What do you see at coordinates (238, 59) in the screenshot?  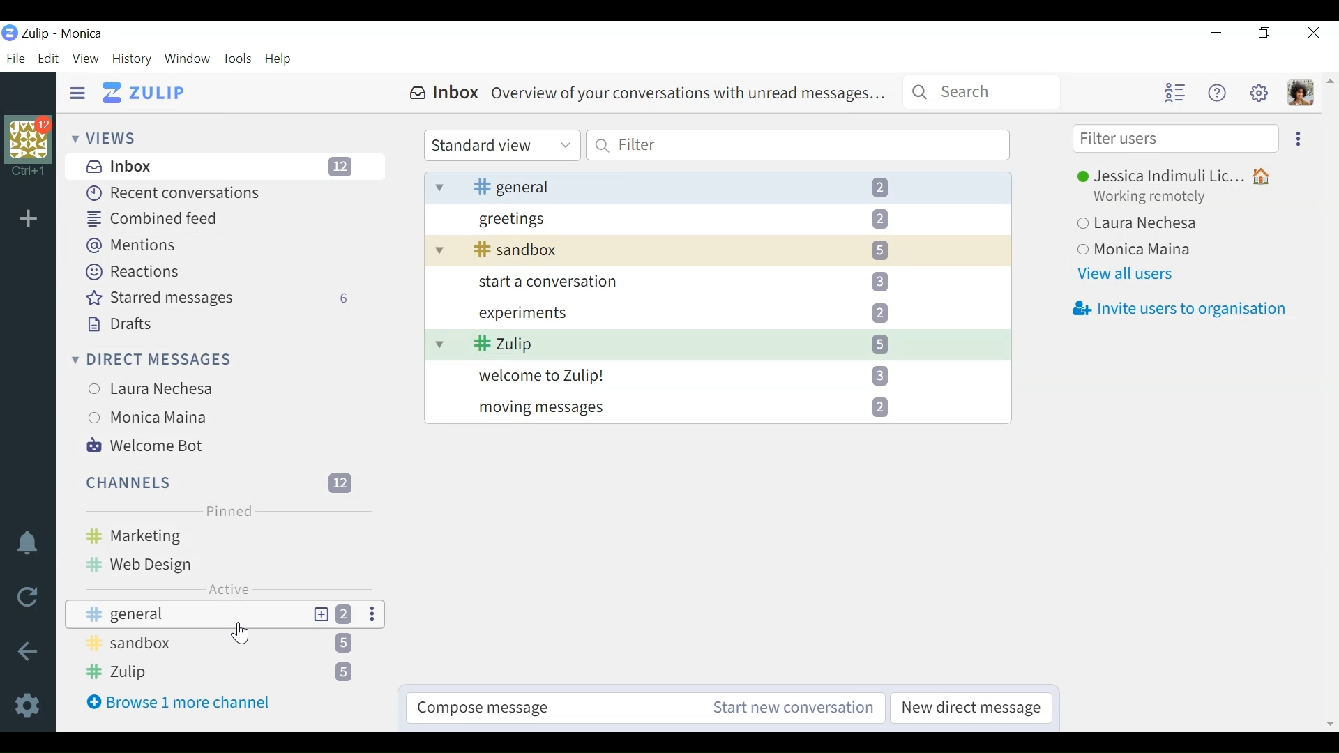 I see `Tools` at bounding box center [238, 59].